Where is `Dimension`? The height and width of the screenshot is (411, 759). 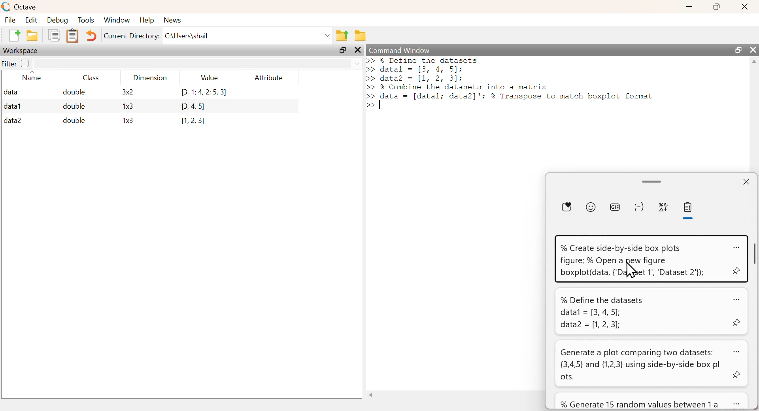 Dimension is located at coordinates (150, 78).